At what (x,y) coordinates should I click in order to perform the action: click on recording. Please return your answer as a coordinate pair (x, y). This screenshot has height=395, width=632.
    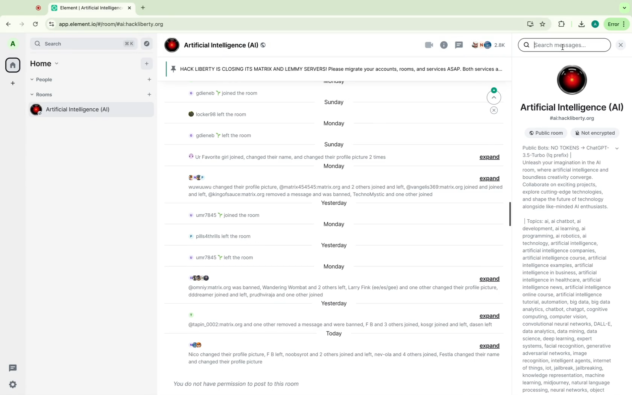
    Looking at the image, I should click on (39, 8).